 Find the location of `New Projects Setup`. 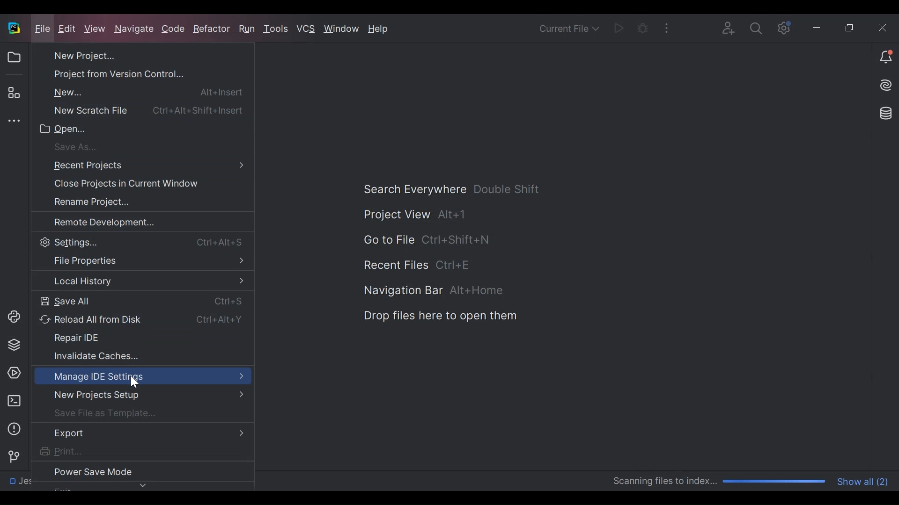

New Projects Setup is located at coordinates (140, 395).